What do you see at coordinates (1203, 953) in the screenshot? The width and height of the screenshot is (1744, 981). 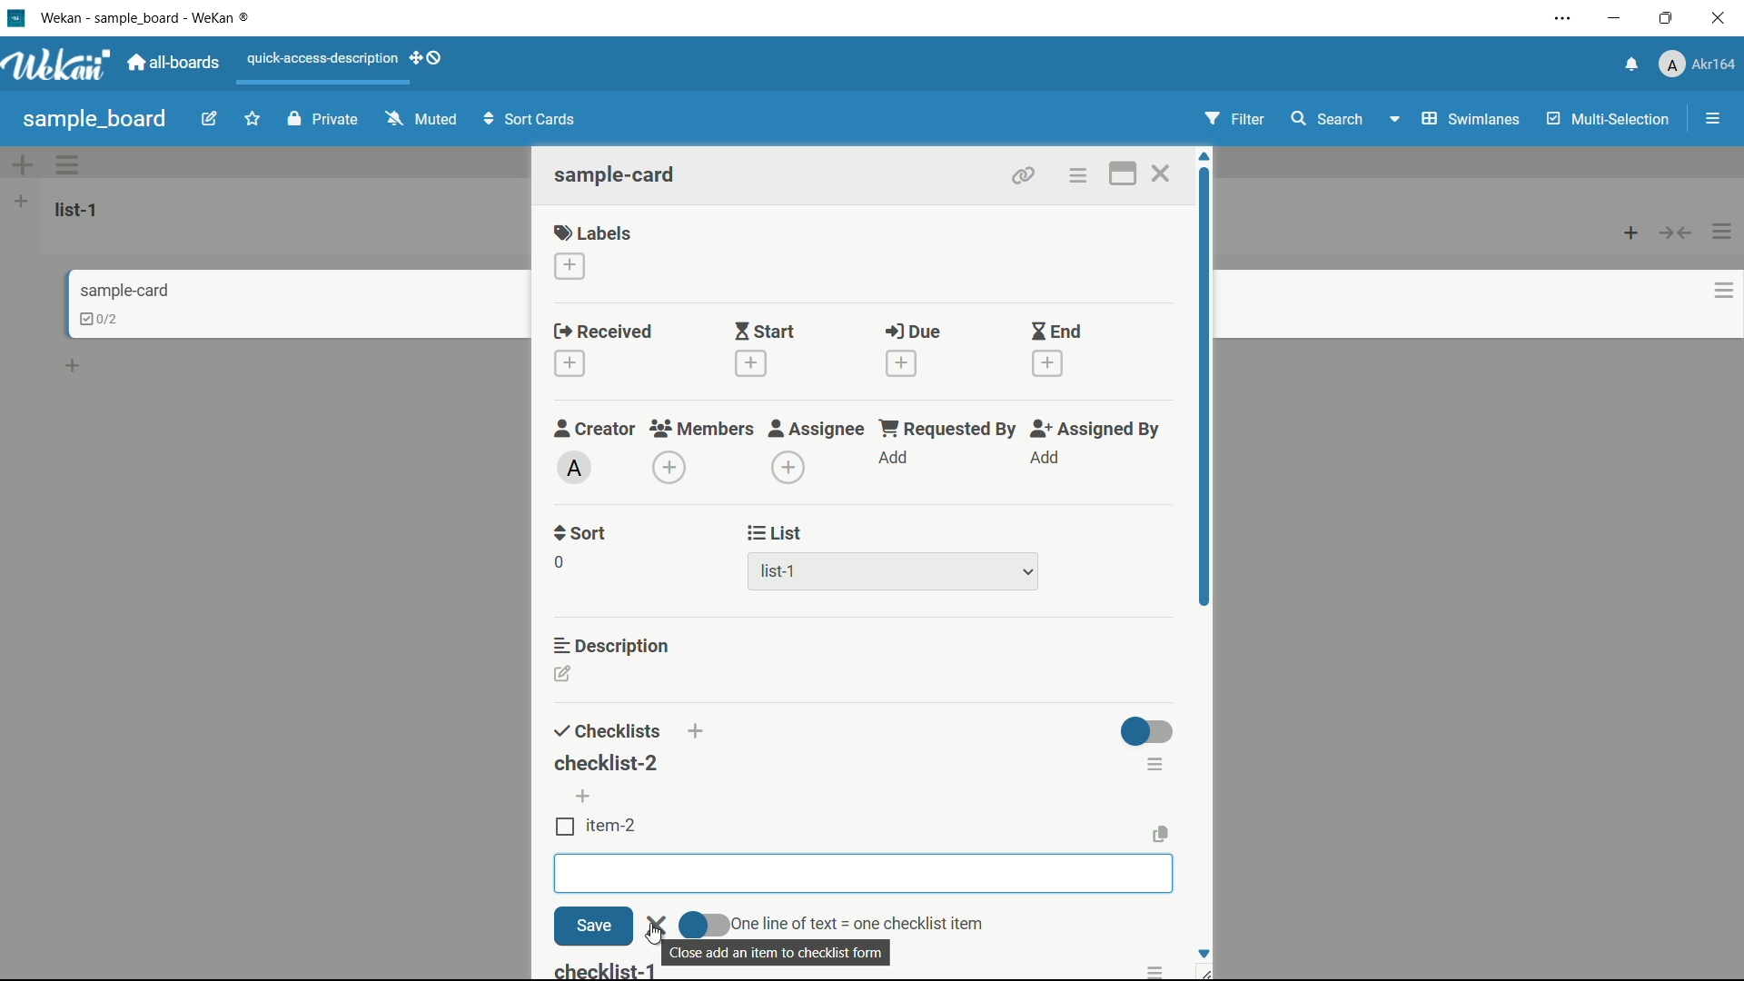 I see `scroll down` at bounding box center [1203, 953].